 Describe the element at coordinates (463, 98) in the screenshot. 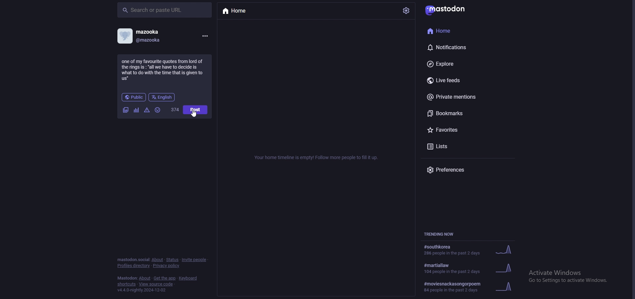

I see `private mentions` at that location.